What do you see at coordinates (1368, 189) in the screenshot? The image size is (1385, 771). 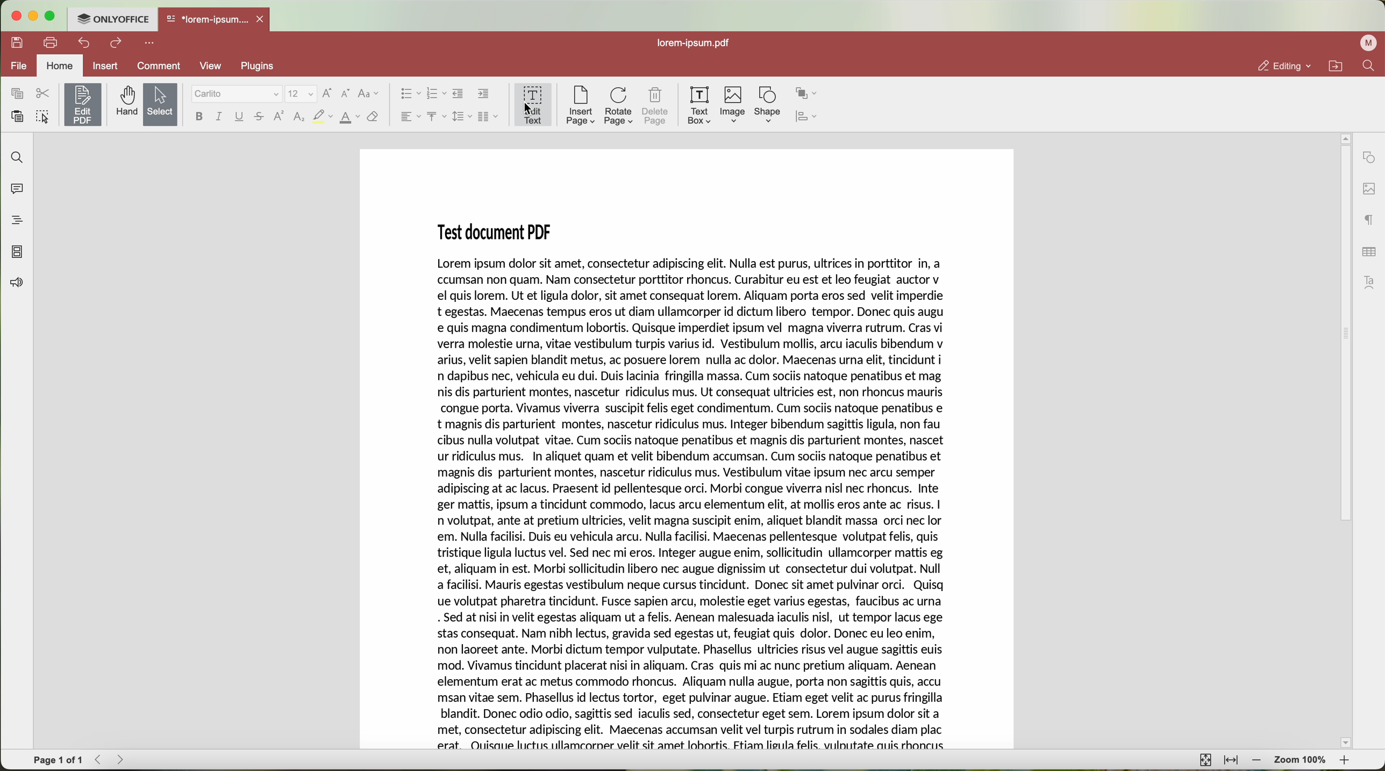 I see `image settings` at bounding box center [1368, 189].